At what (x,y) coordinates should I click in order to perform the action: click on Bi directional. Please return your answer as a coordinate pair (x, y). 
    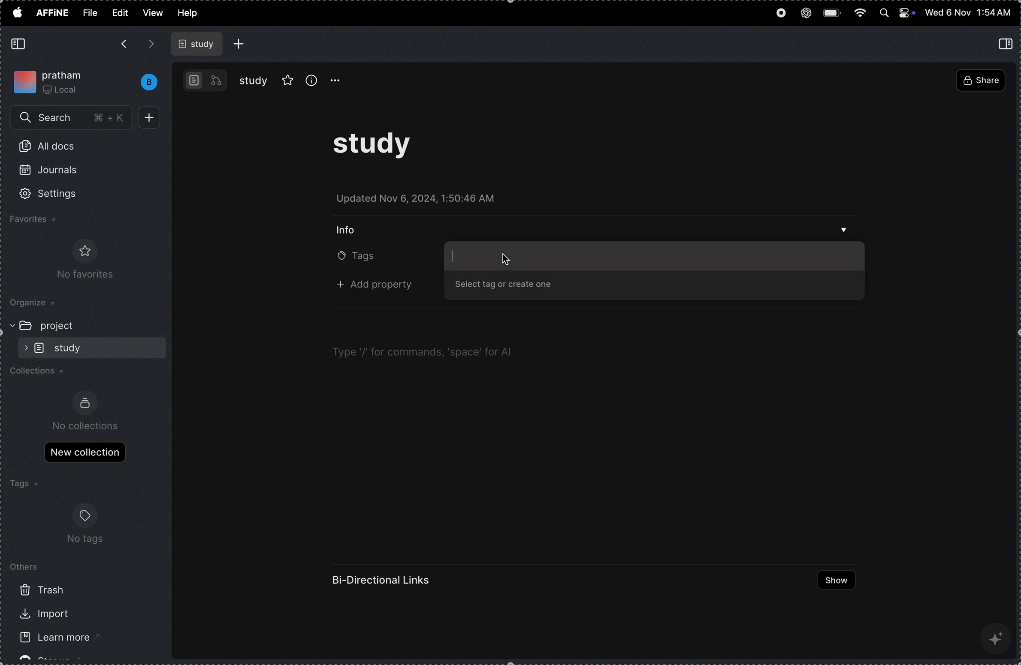
    Looking at the image, I should click on (383, 580).